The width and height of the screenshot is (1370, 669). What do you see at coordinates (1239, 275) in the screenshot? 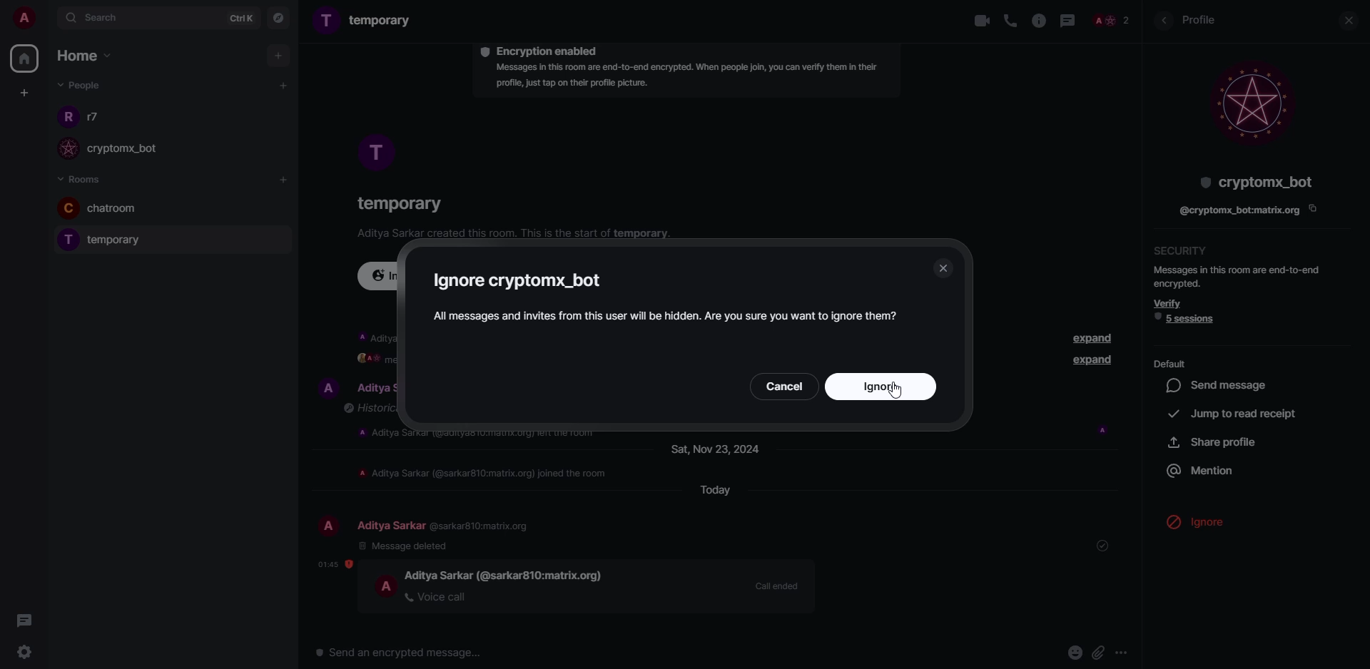
I see `info` at bounding box center [1239, 275].